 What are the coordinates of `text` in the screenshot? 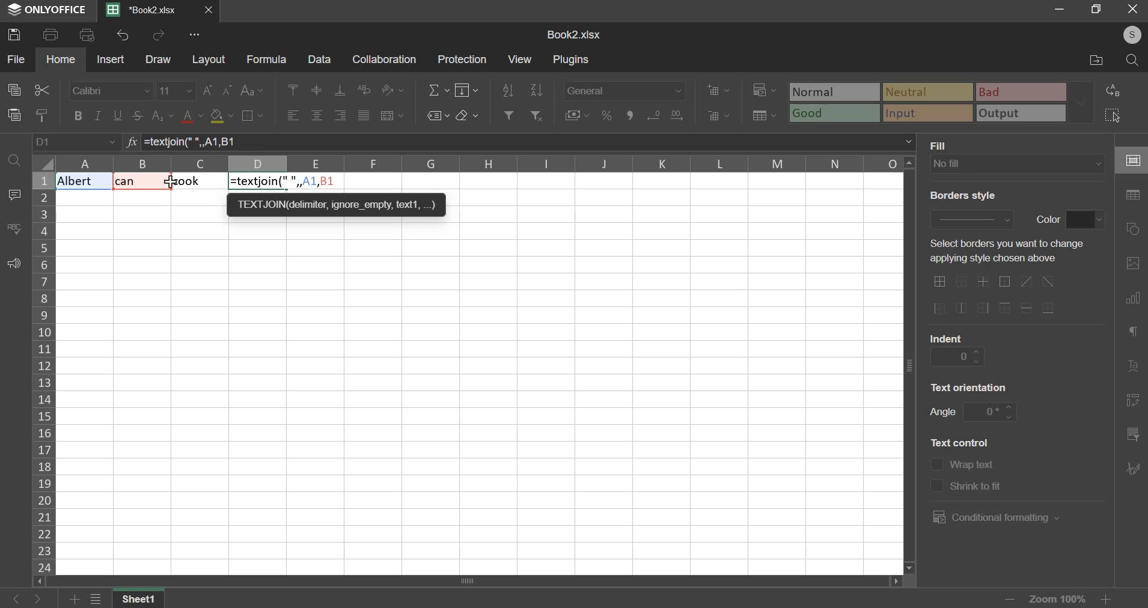 It's located at (960, 442).